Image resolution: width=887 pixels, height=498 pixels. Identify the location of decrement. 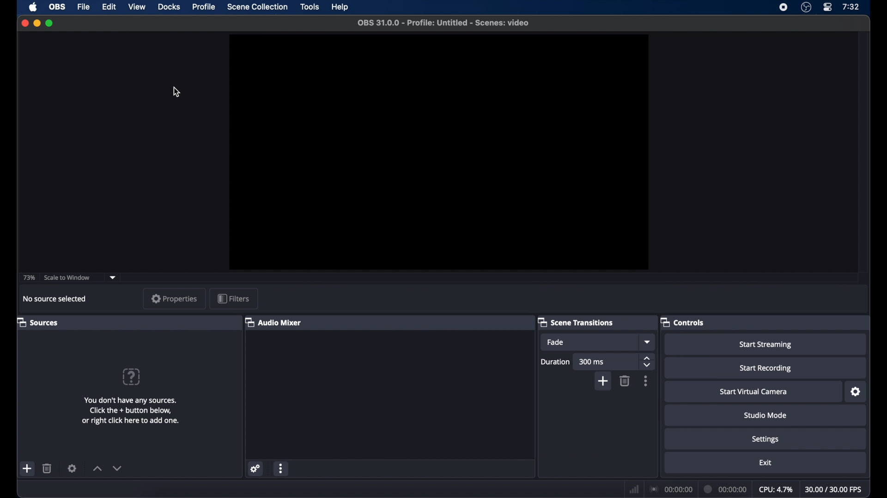
(117, 468).